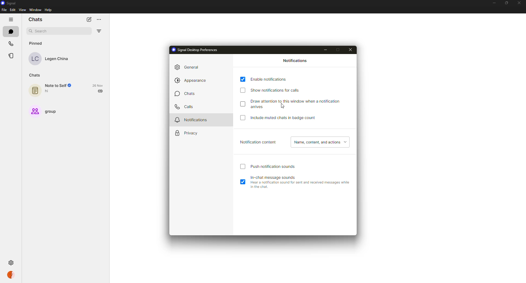  Describe the element at coordinates (38, 30) in the screenshot. I see `search` at that location.